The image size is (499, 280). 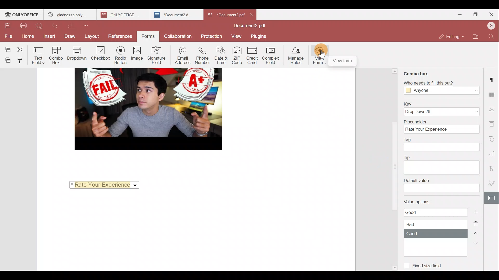 I want to click on Credit card, so click(x=253, y=55).